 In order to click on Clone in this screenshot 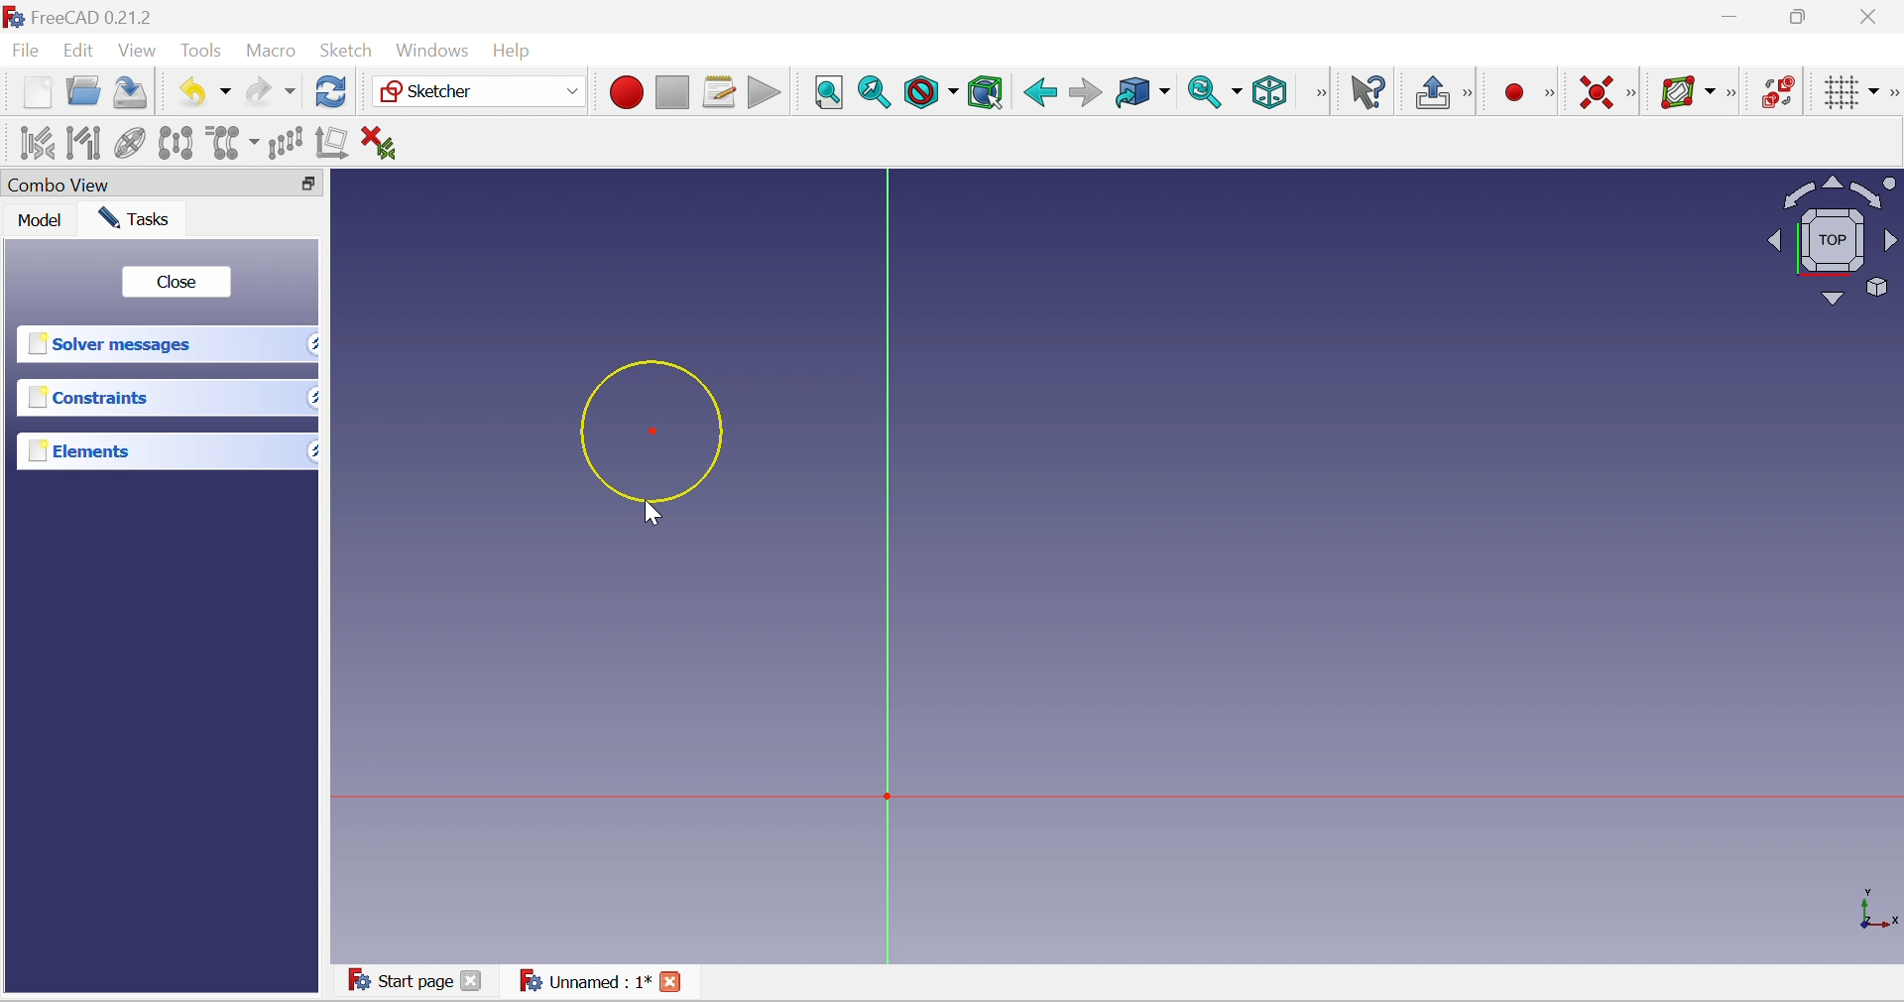, I will do `click(229, 145)`.